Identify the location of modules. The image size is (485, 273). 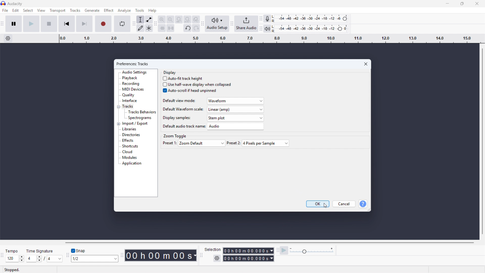
(130, 157).